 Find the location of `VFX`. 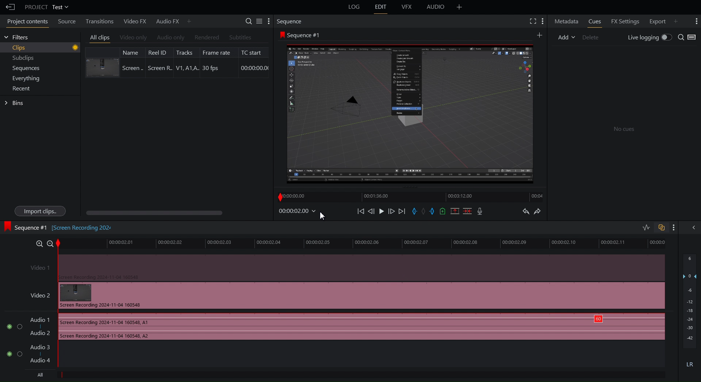

VFX is located at coordinates (408, 7).